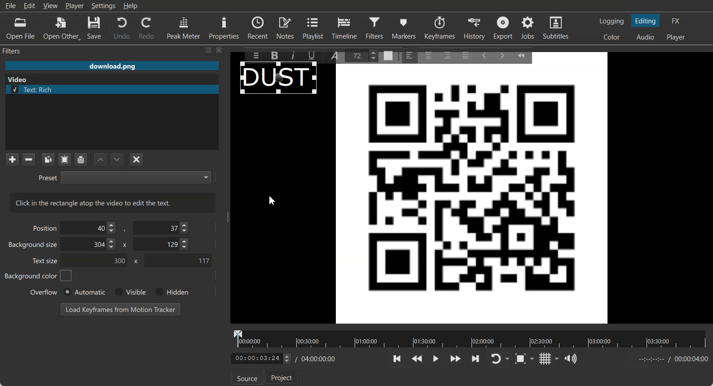 The width and height of the screenshot is (713, 386). I want to click on Toggle grid display on the player, so click(546, 359).